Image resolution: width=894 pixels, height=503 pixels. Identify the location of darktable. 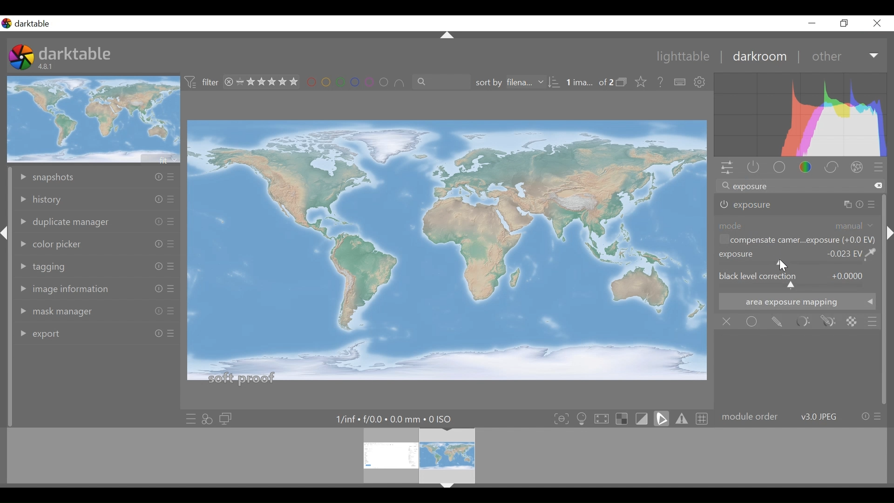
(75, 53).